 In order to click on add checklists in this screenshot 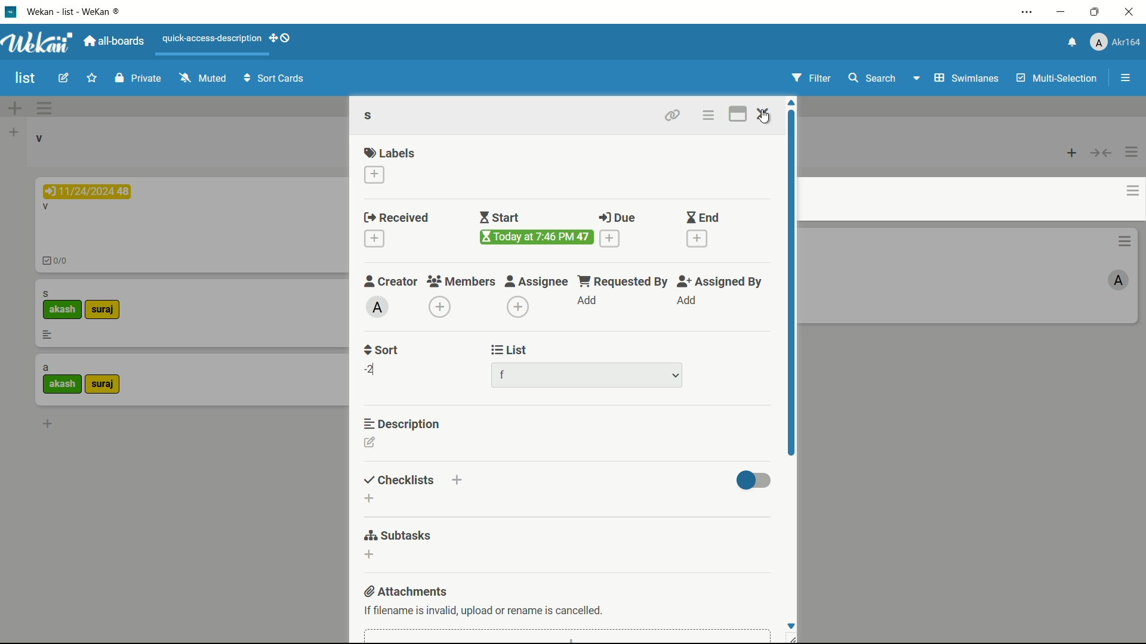, I will do `click(368, 499)`.